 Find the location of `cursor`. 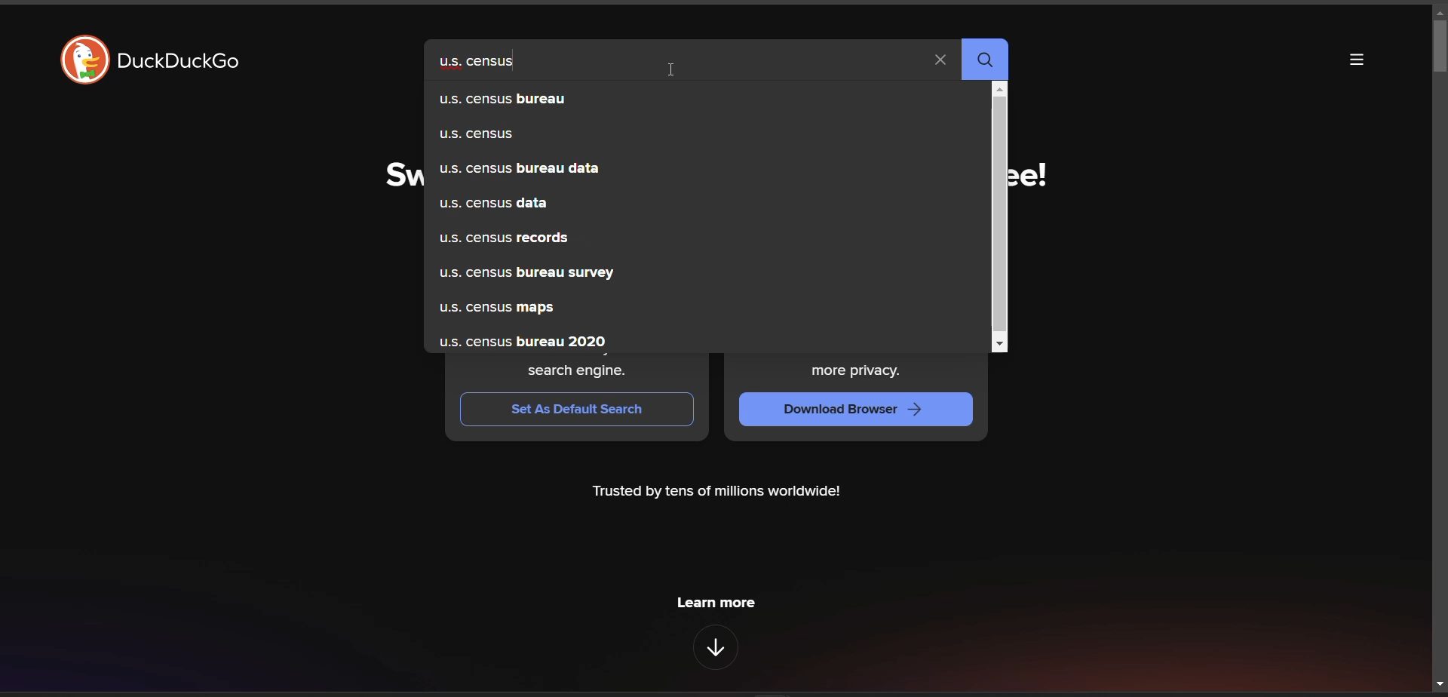

cursor is located at coordinates (673, 68).